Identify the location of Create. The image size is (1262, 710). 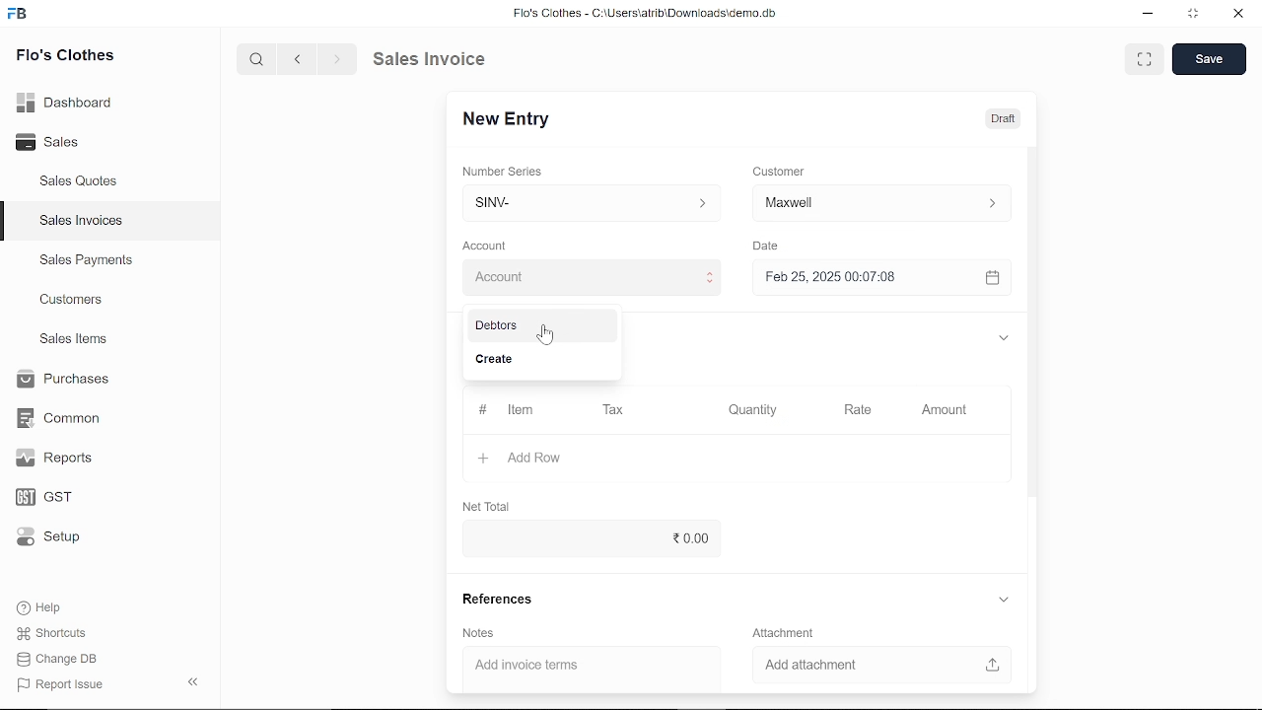
(539, 361).